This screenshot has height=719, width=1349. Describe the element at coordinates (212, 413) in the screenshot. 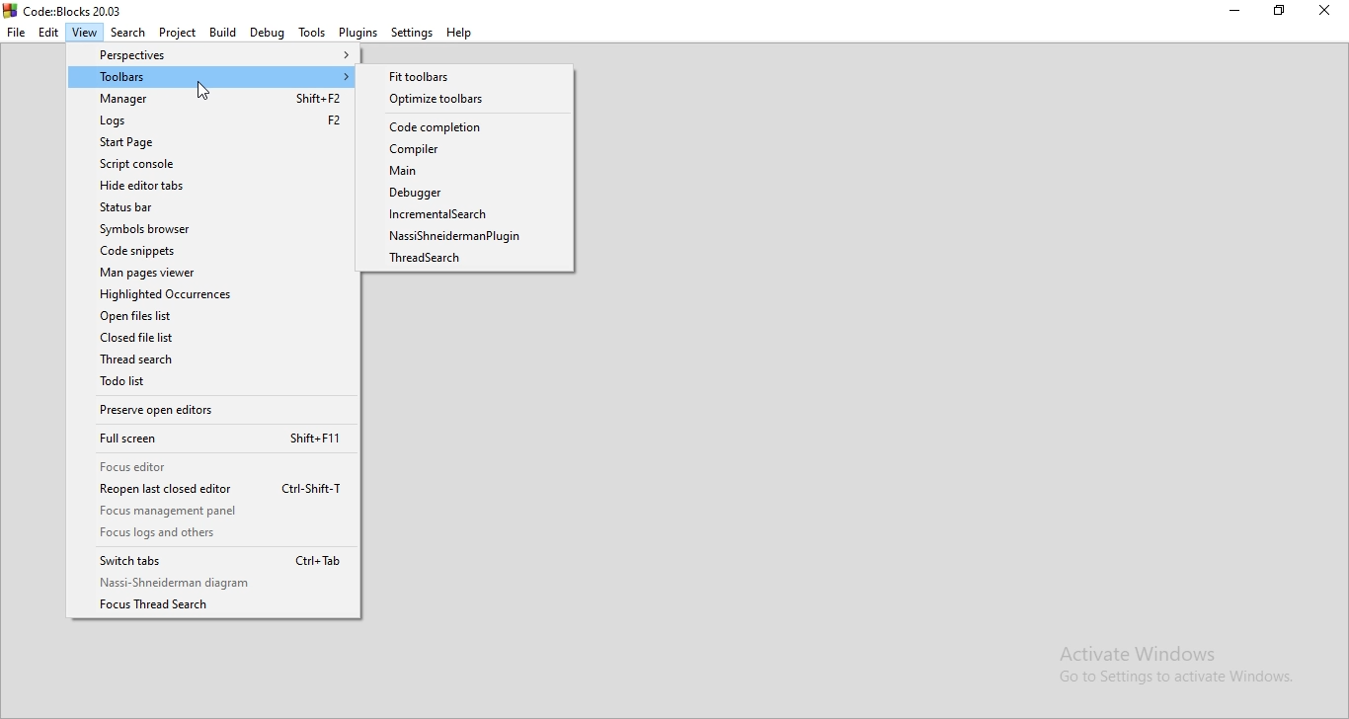

I see `Preserve open editors` at that location.